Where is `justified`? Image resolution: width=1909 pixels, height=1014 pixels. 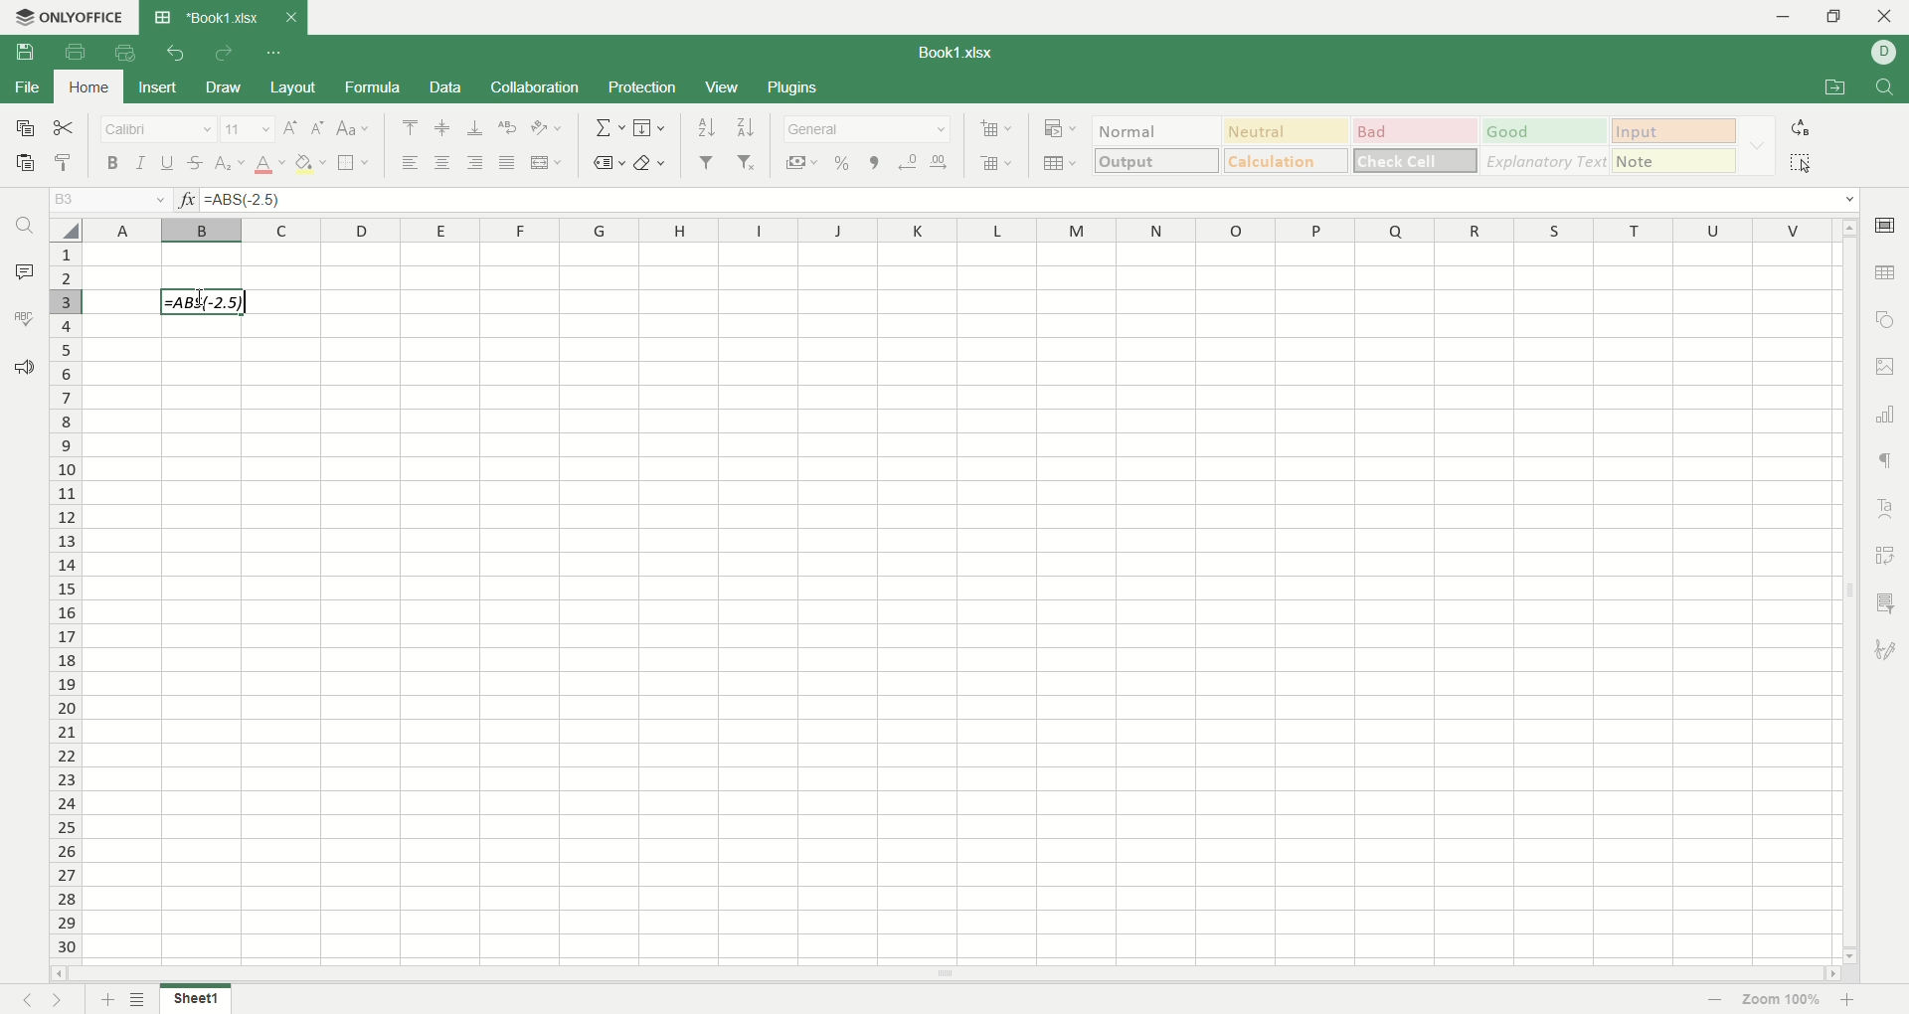
justified is located at coordinates (504, 161).